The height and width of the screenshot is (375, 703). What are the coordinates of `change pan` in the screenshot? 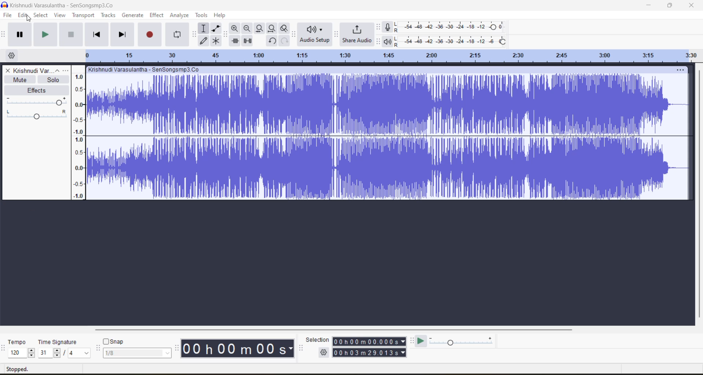 It's located at (38, 118).